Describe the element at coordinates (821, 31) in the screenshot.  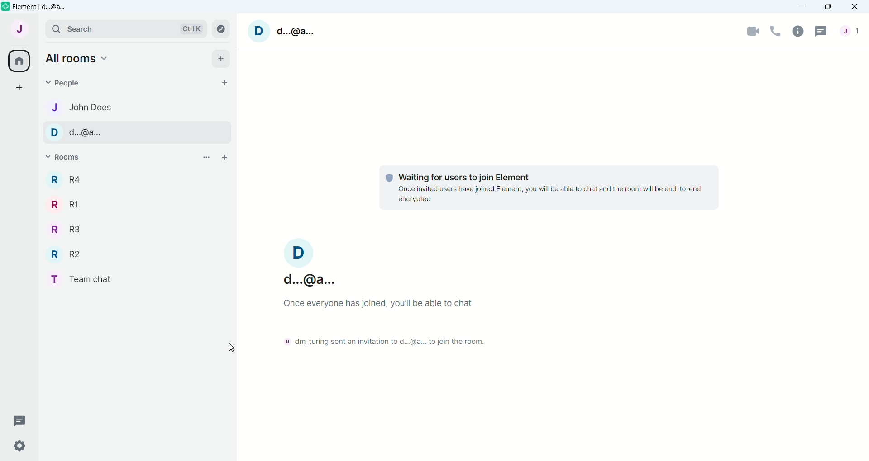
I see `Threads` at that location.